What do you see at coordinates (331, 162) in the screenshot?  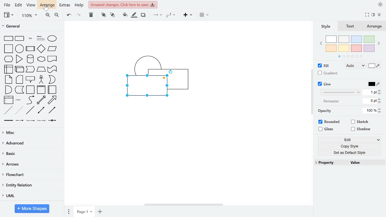 I see `property` at bounding box center [331, 162].